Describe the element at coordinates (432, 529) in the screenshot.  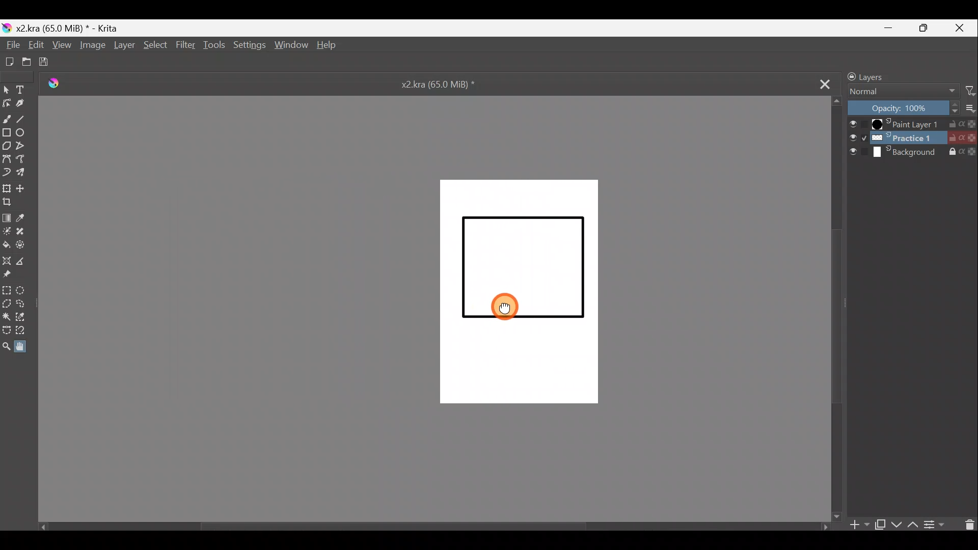
I see `Scroll bar` at that location.